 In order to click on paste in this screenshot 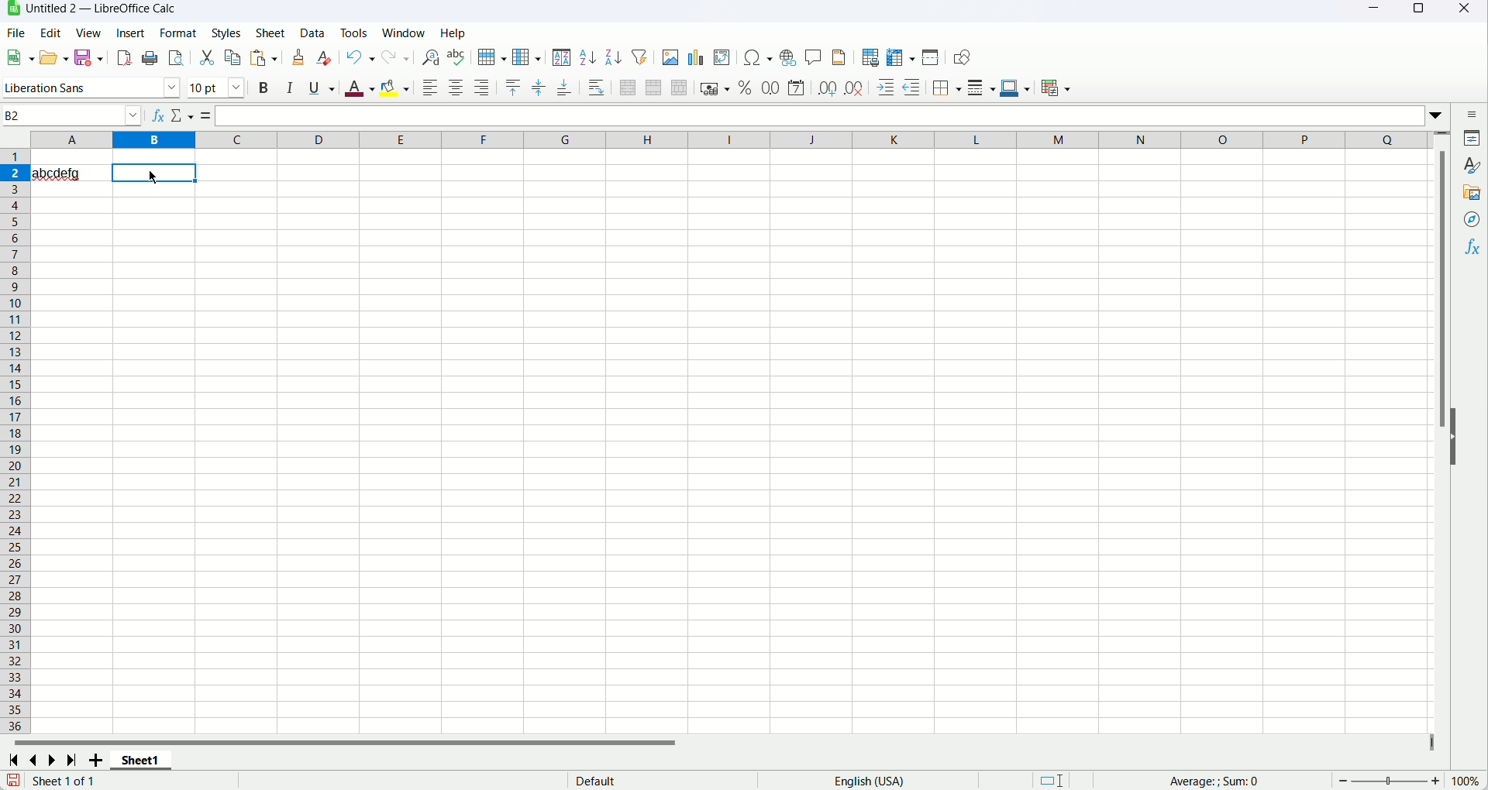, I will do `click(263, 57)`.